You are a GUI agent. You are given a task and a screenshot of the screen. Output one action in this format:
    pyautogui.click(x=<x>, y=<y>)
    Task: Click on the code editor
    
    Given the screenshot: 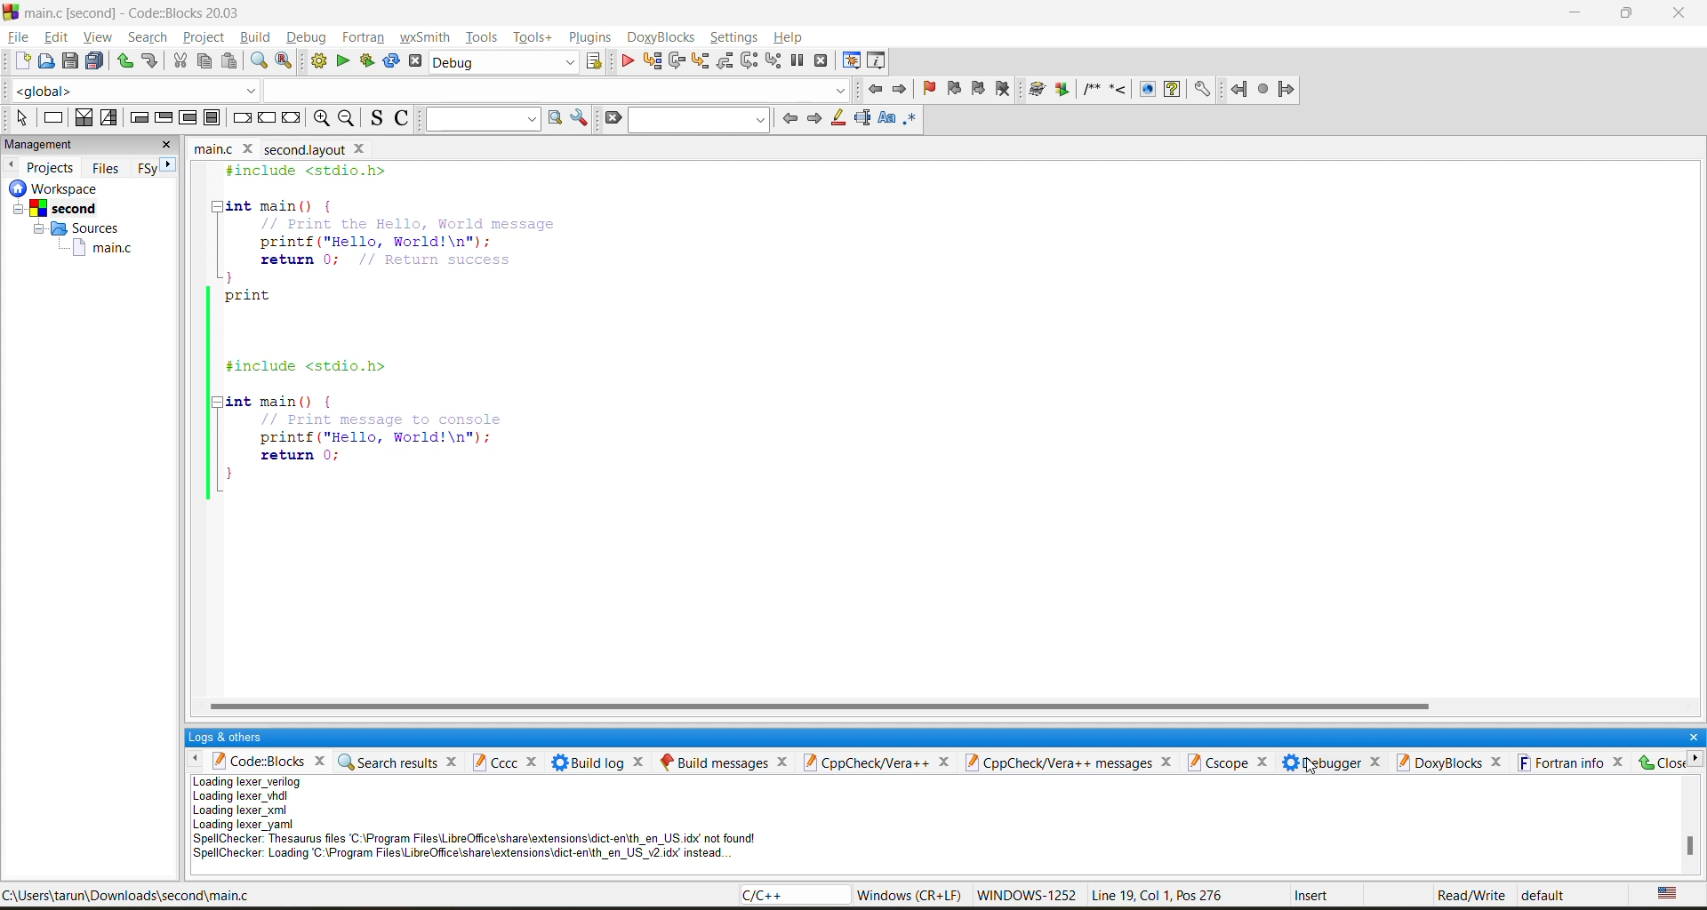 What is the action you would take?
    pyautogui.click(x=395, y=333)
    